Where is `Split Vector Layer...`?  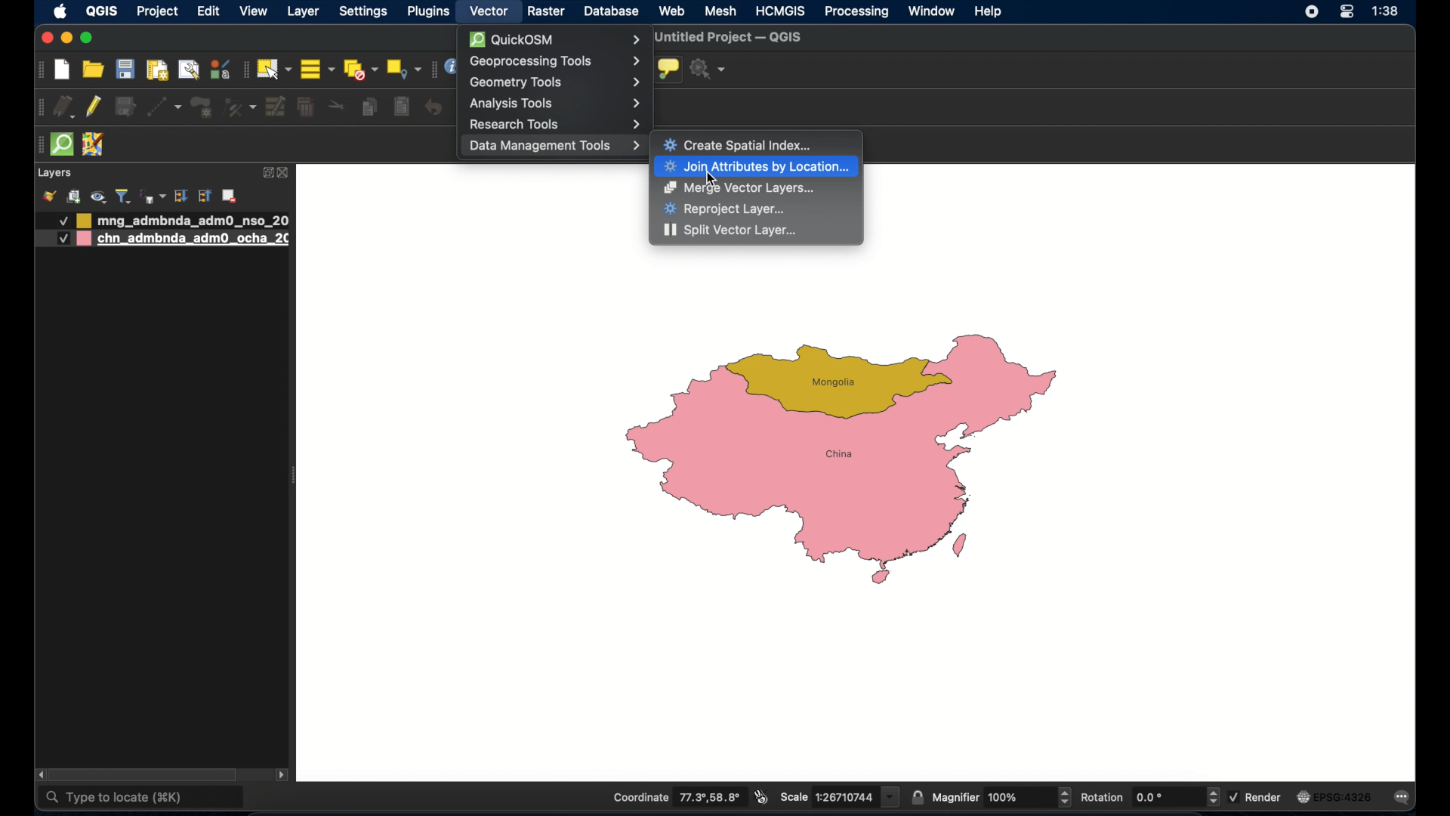
Split Vector Layer... is located at coordinates (731, 230).